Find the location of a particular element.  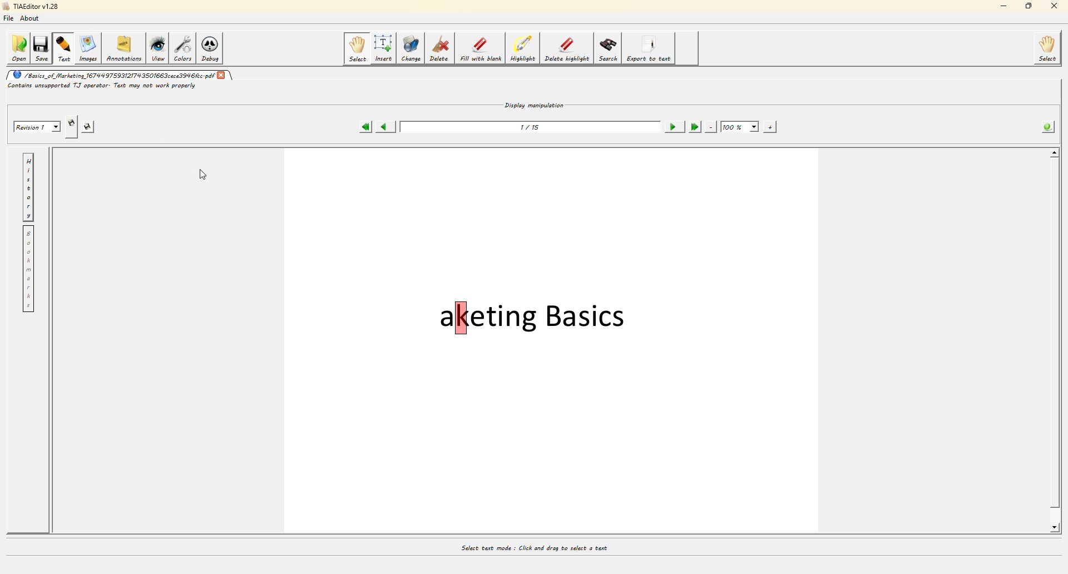

aketing Basics is located at coordinates (532, 316).